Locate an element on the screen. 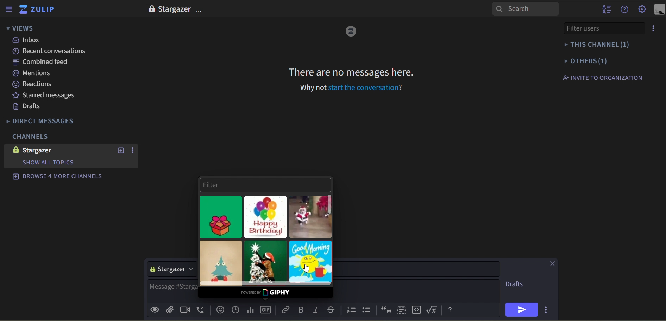 The width and height of the screenshot is (666, 321). icon is located at coordinates (402, 308).